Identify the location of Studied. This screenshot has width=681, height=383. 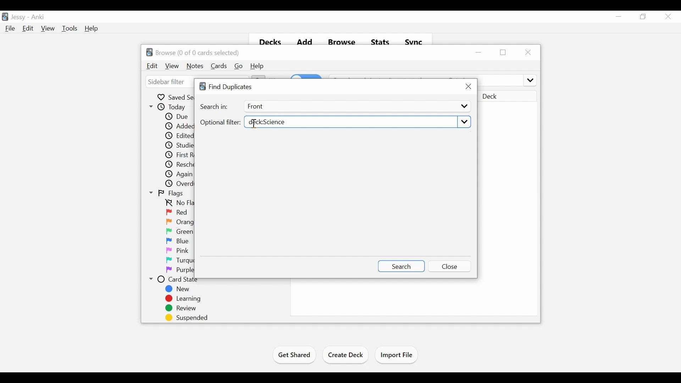
(178, 146).